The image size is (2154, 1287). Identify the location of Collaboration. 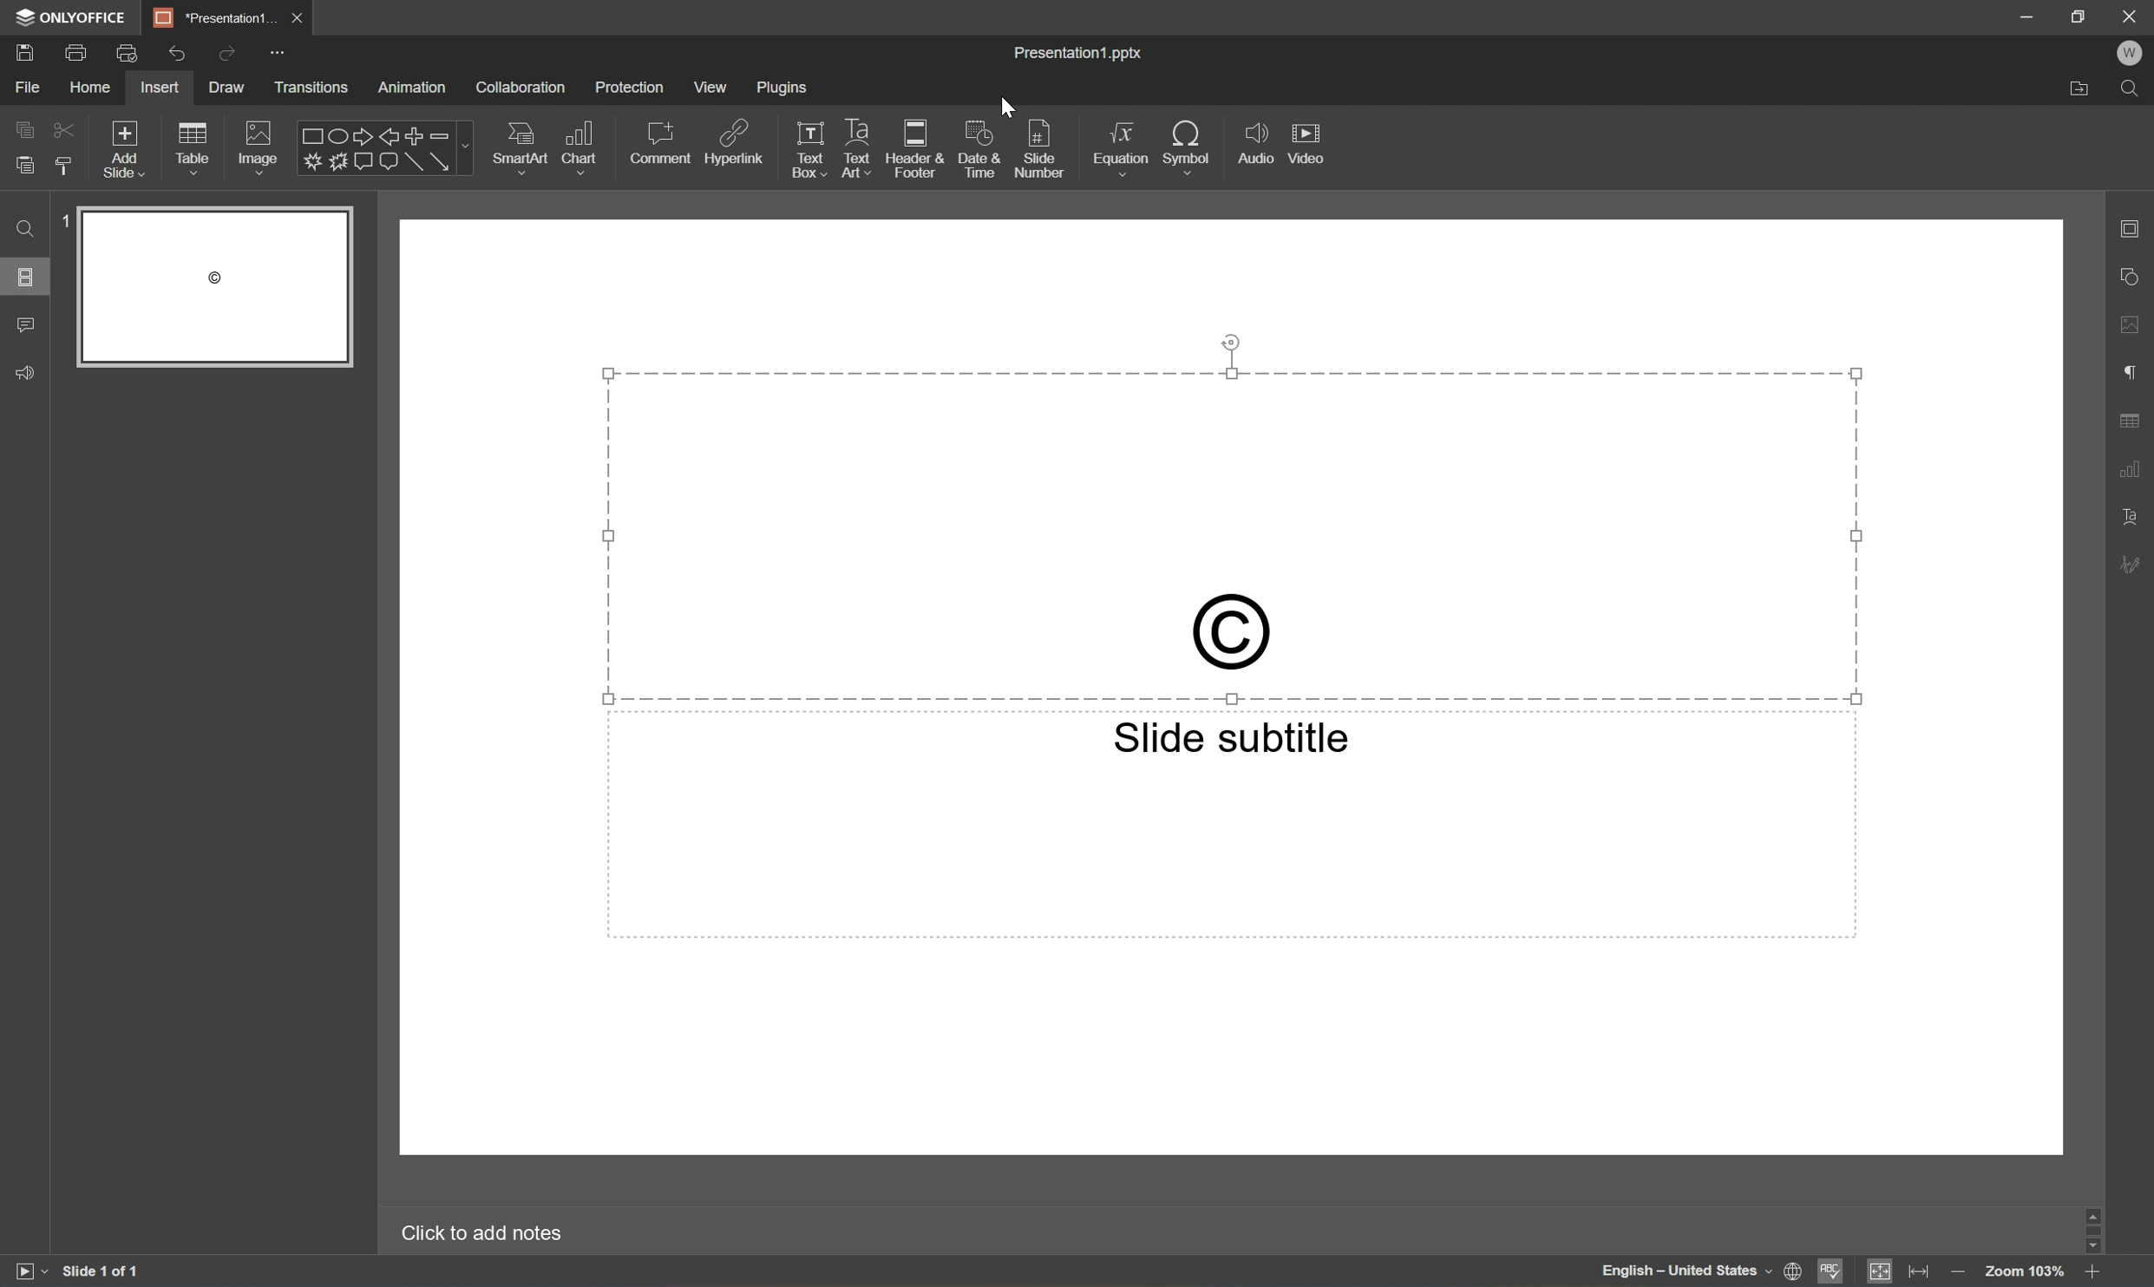
(520, 87).